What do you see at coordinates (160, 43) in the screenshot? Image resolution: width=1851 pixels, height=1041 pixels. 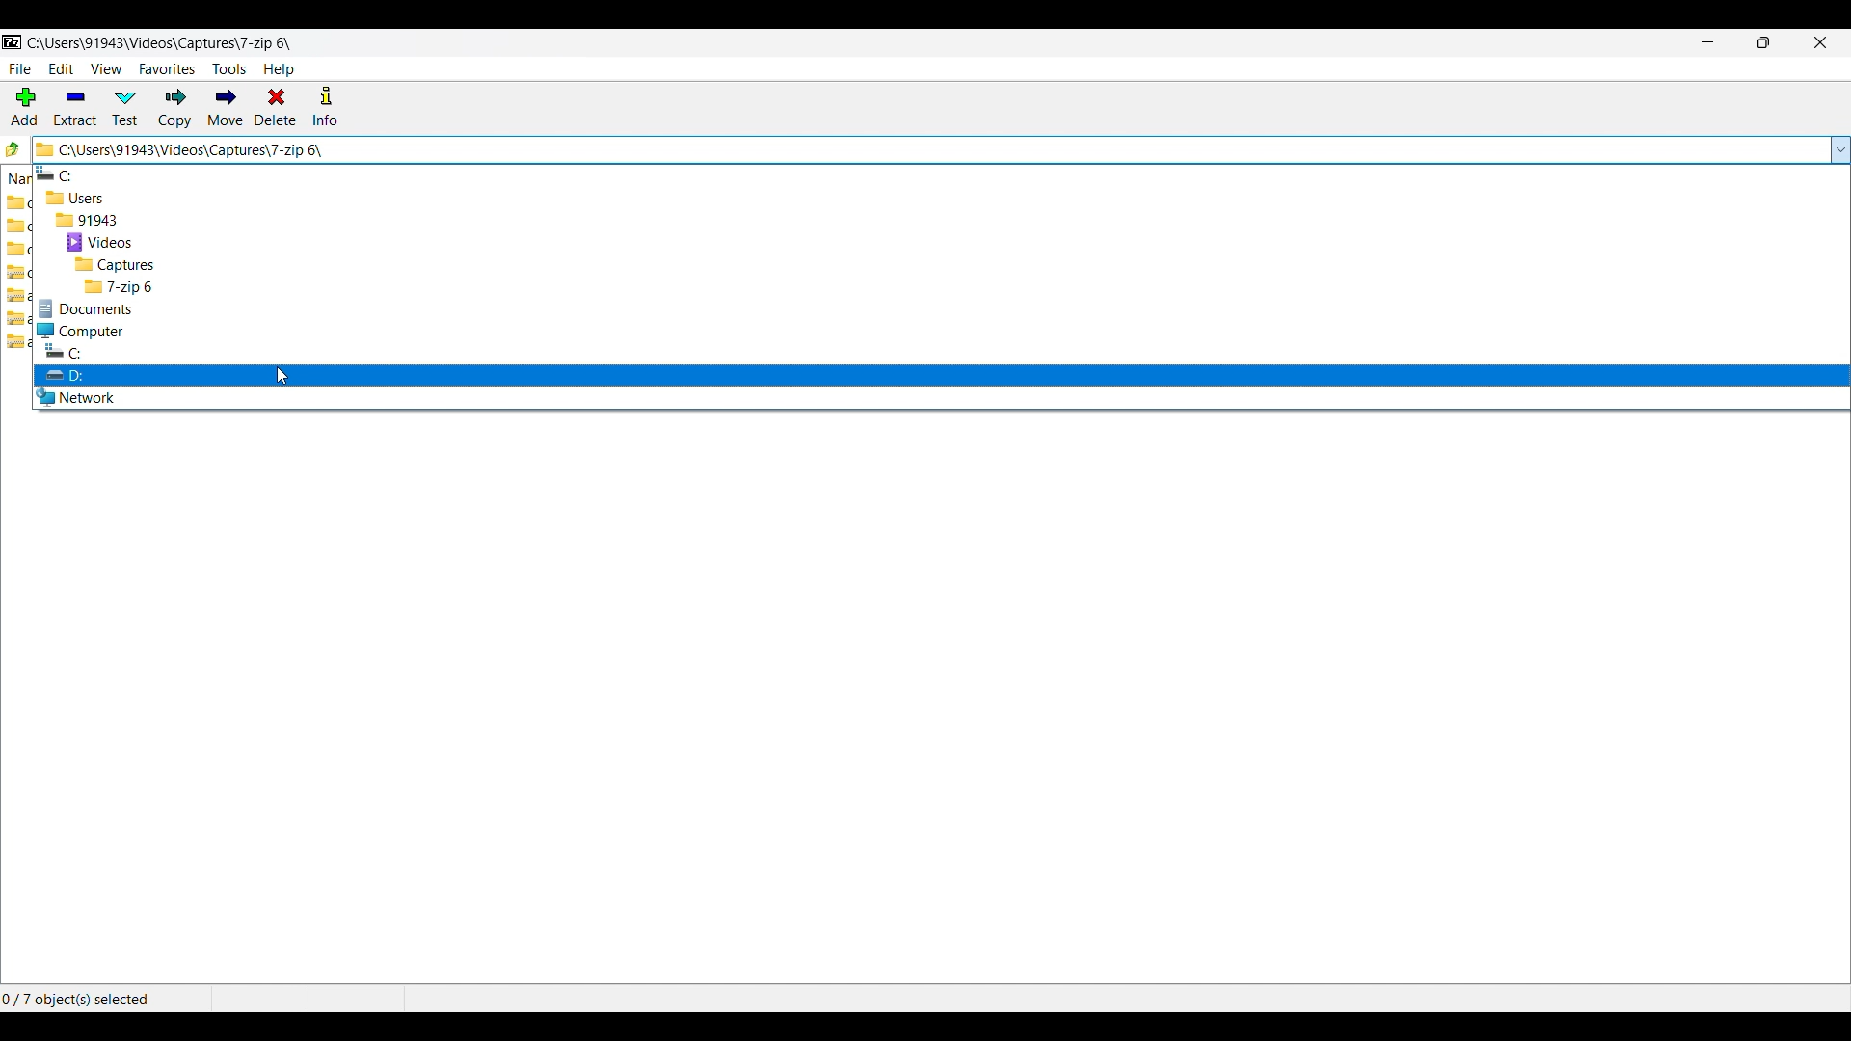 I see `Location of current file` at bounding box center [160, 43].